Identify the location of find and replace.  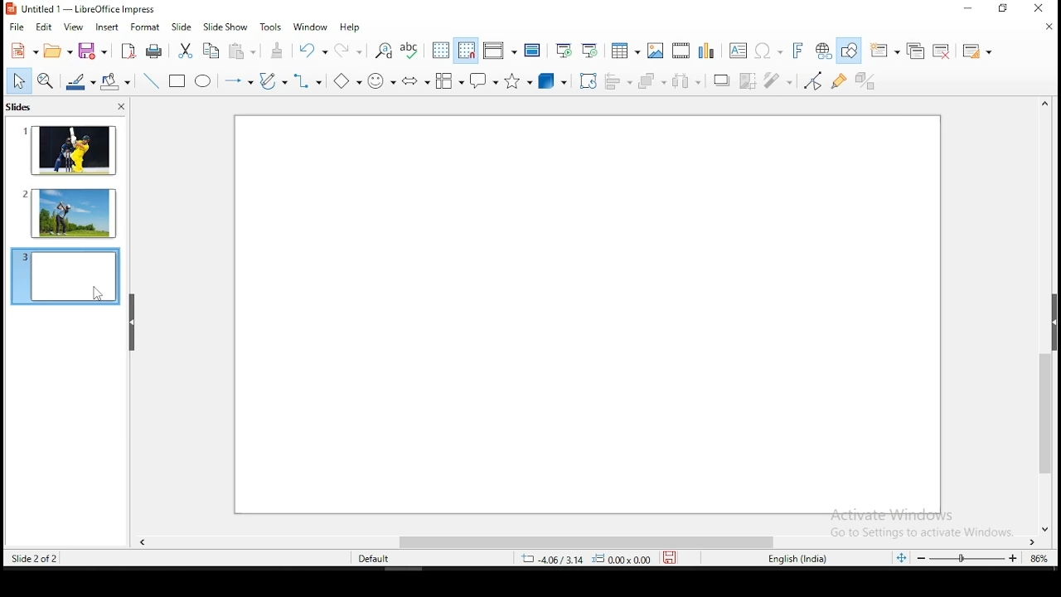
(384, 51).